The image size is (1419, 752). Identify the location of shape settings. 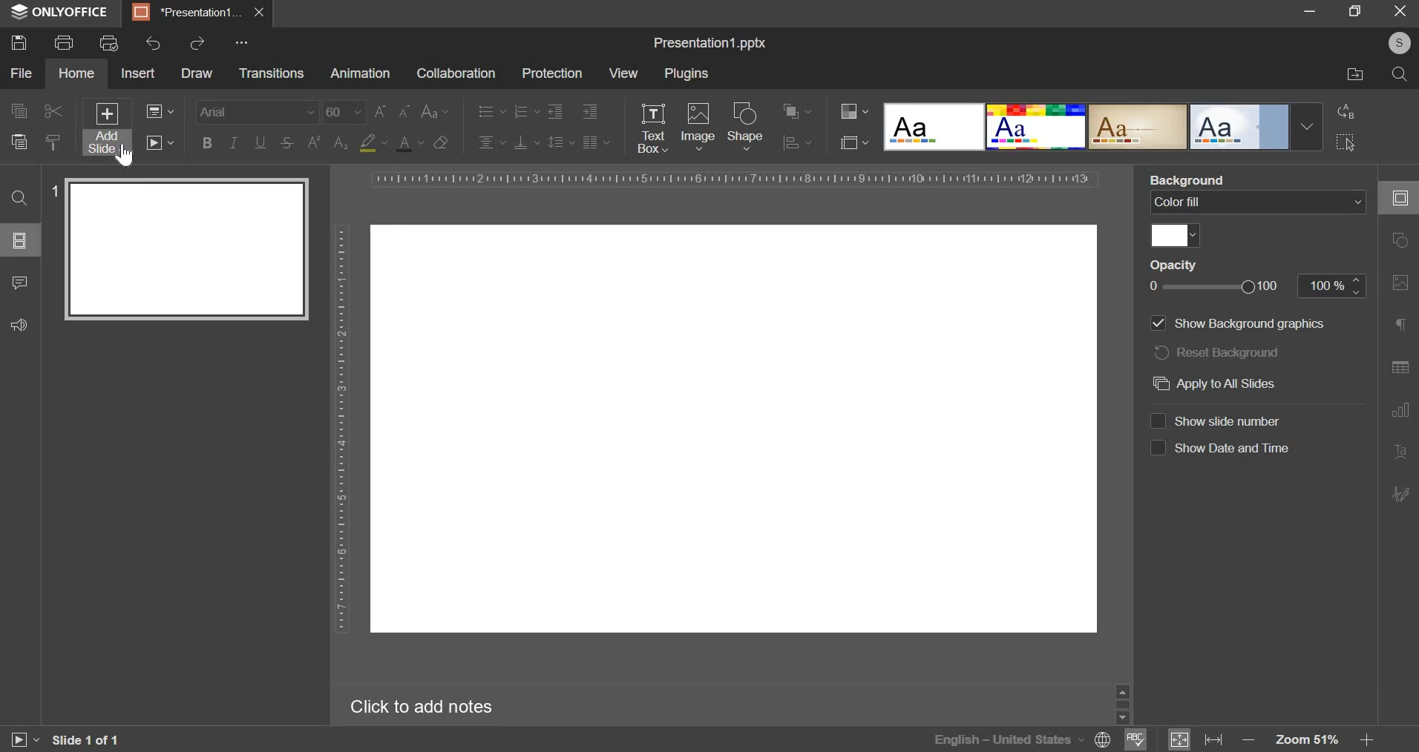
(1397, 241).